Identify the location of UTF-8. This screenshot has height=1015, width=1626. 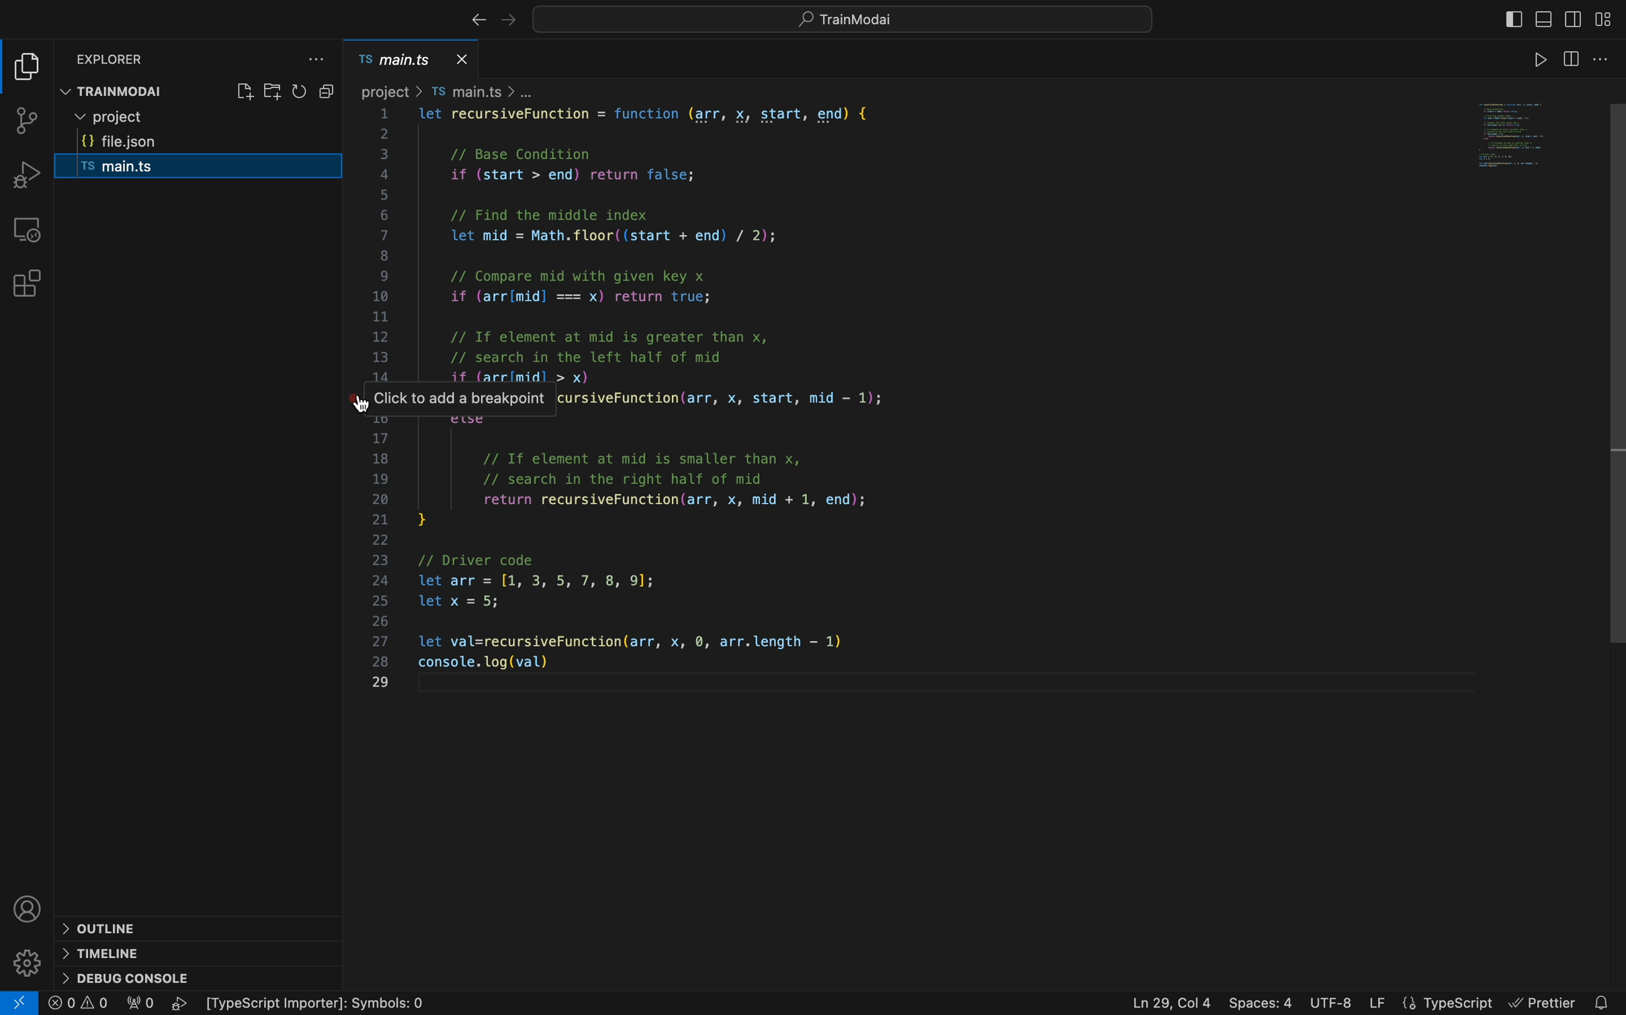
(1332, 1000).